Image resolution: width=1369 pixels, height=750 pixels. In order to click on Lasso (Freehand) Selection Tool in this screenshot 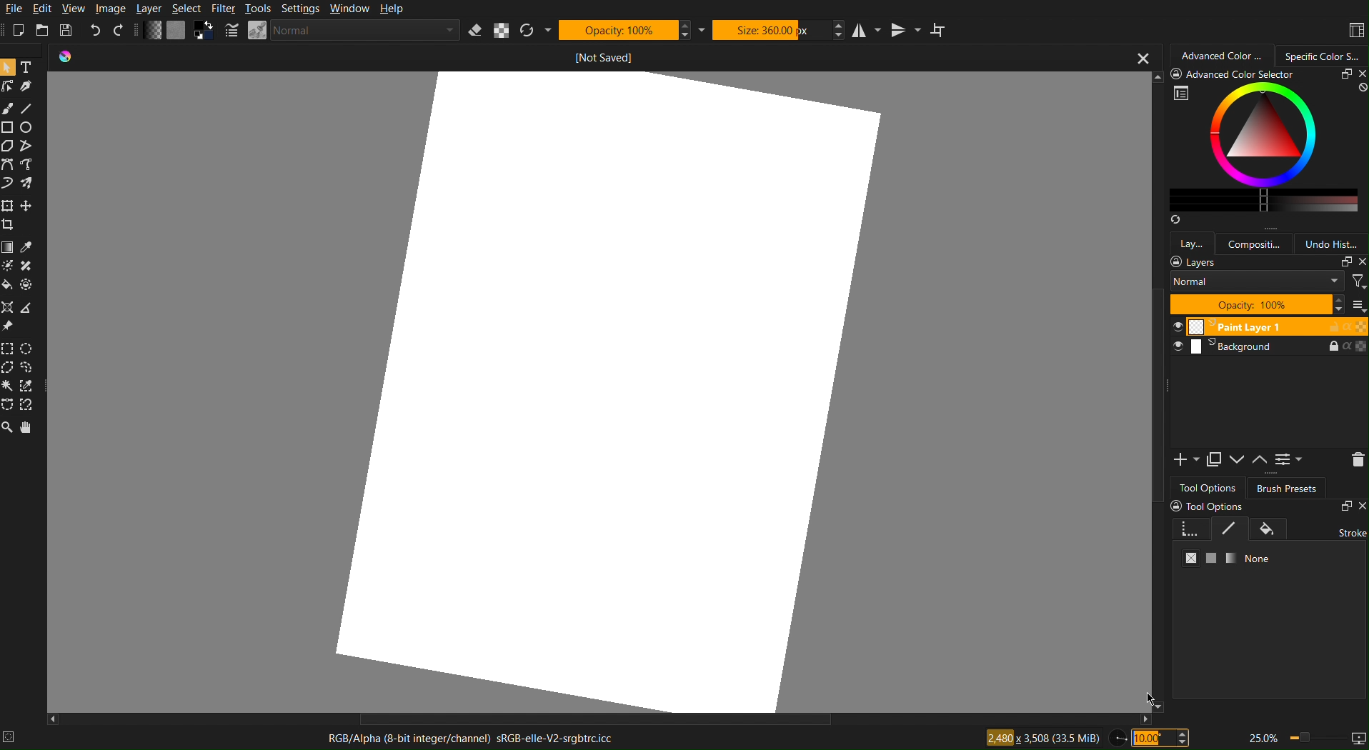, I will do `click(28, 368)`.